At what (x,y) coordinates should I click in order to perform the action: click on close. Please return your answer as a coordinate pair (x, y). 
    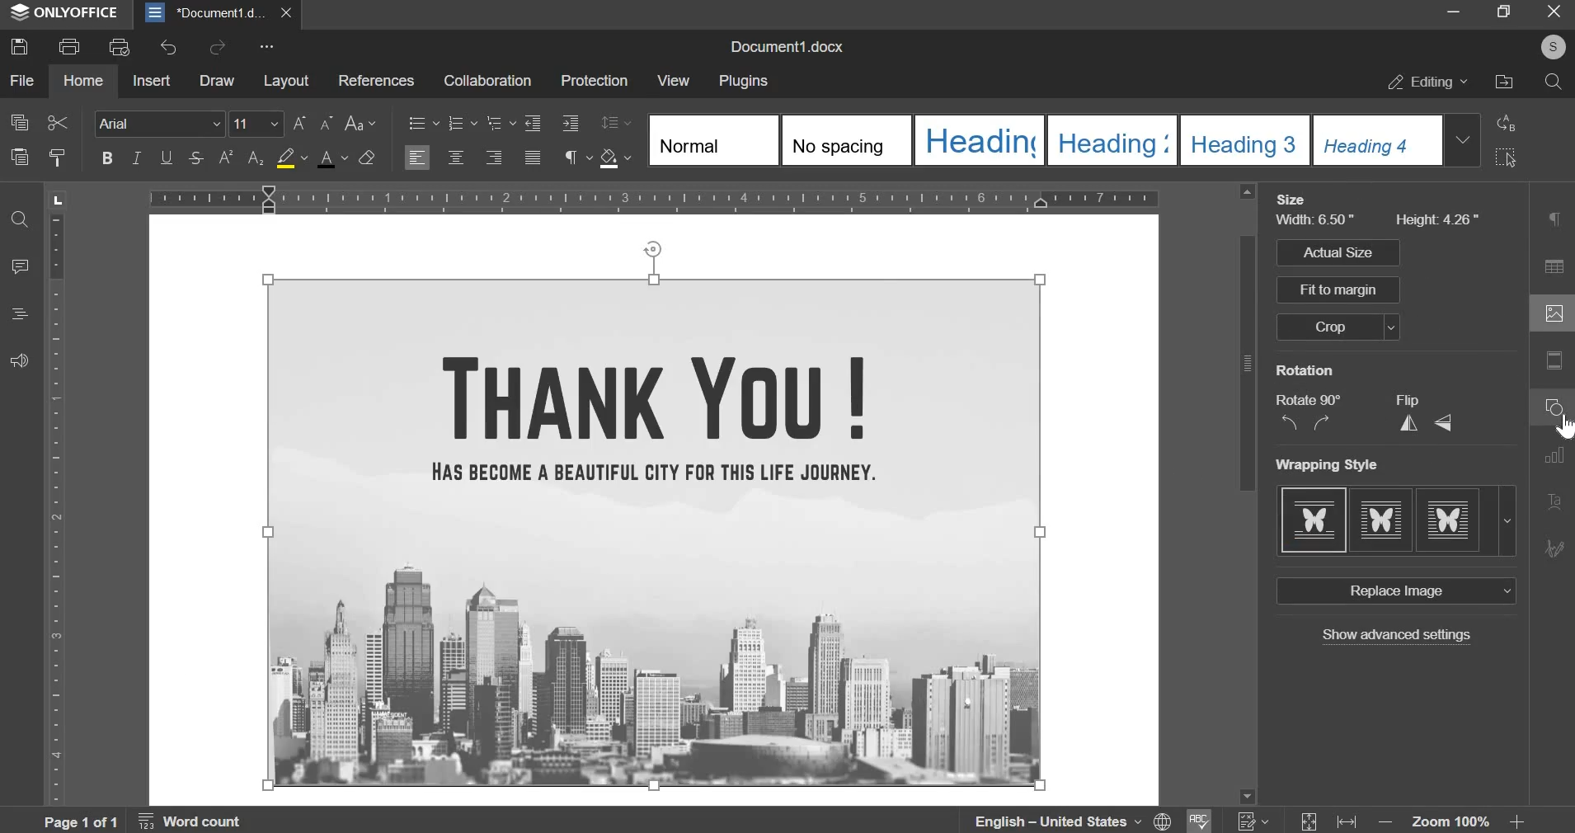
    Looking at the image, I should click on (1550, 12).